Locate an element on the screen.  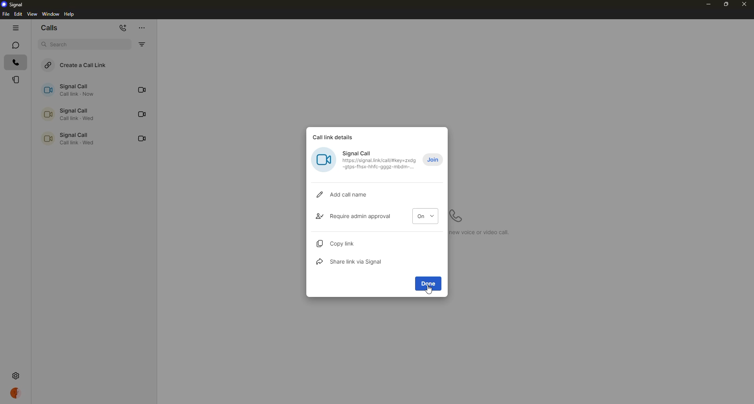
signal call is located at coordinates (70, 90).